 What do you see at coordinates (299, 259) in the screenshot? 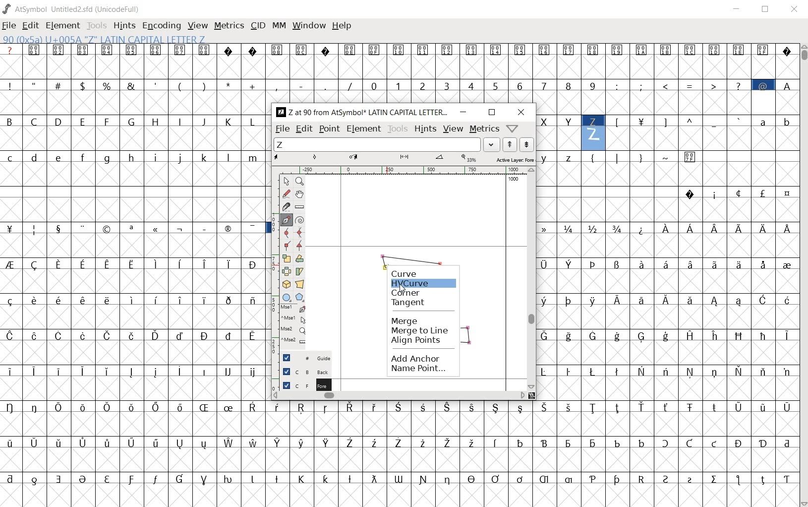
I see `Rotate the selection` at bounding box center [299, 259].